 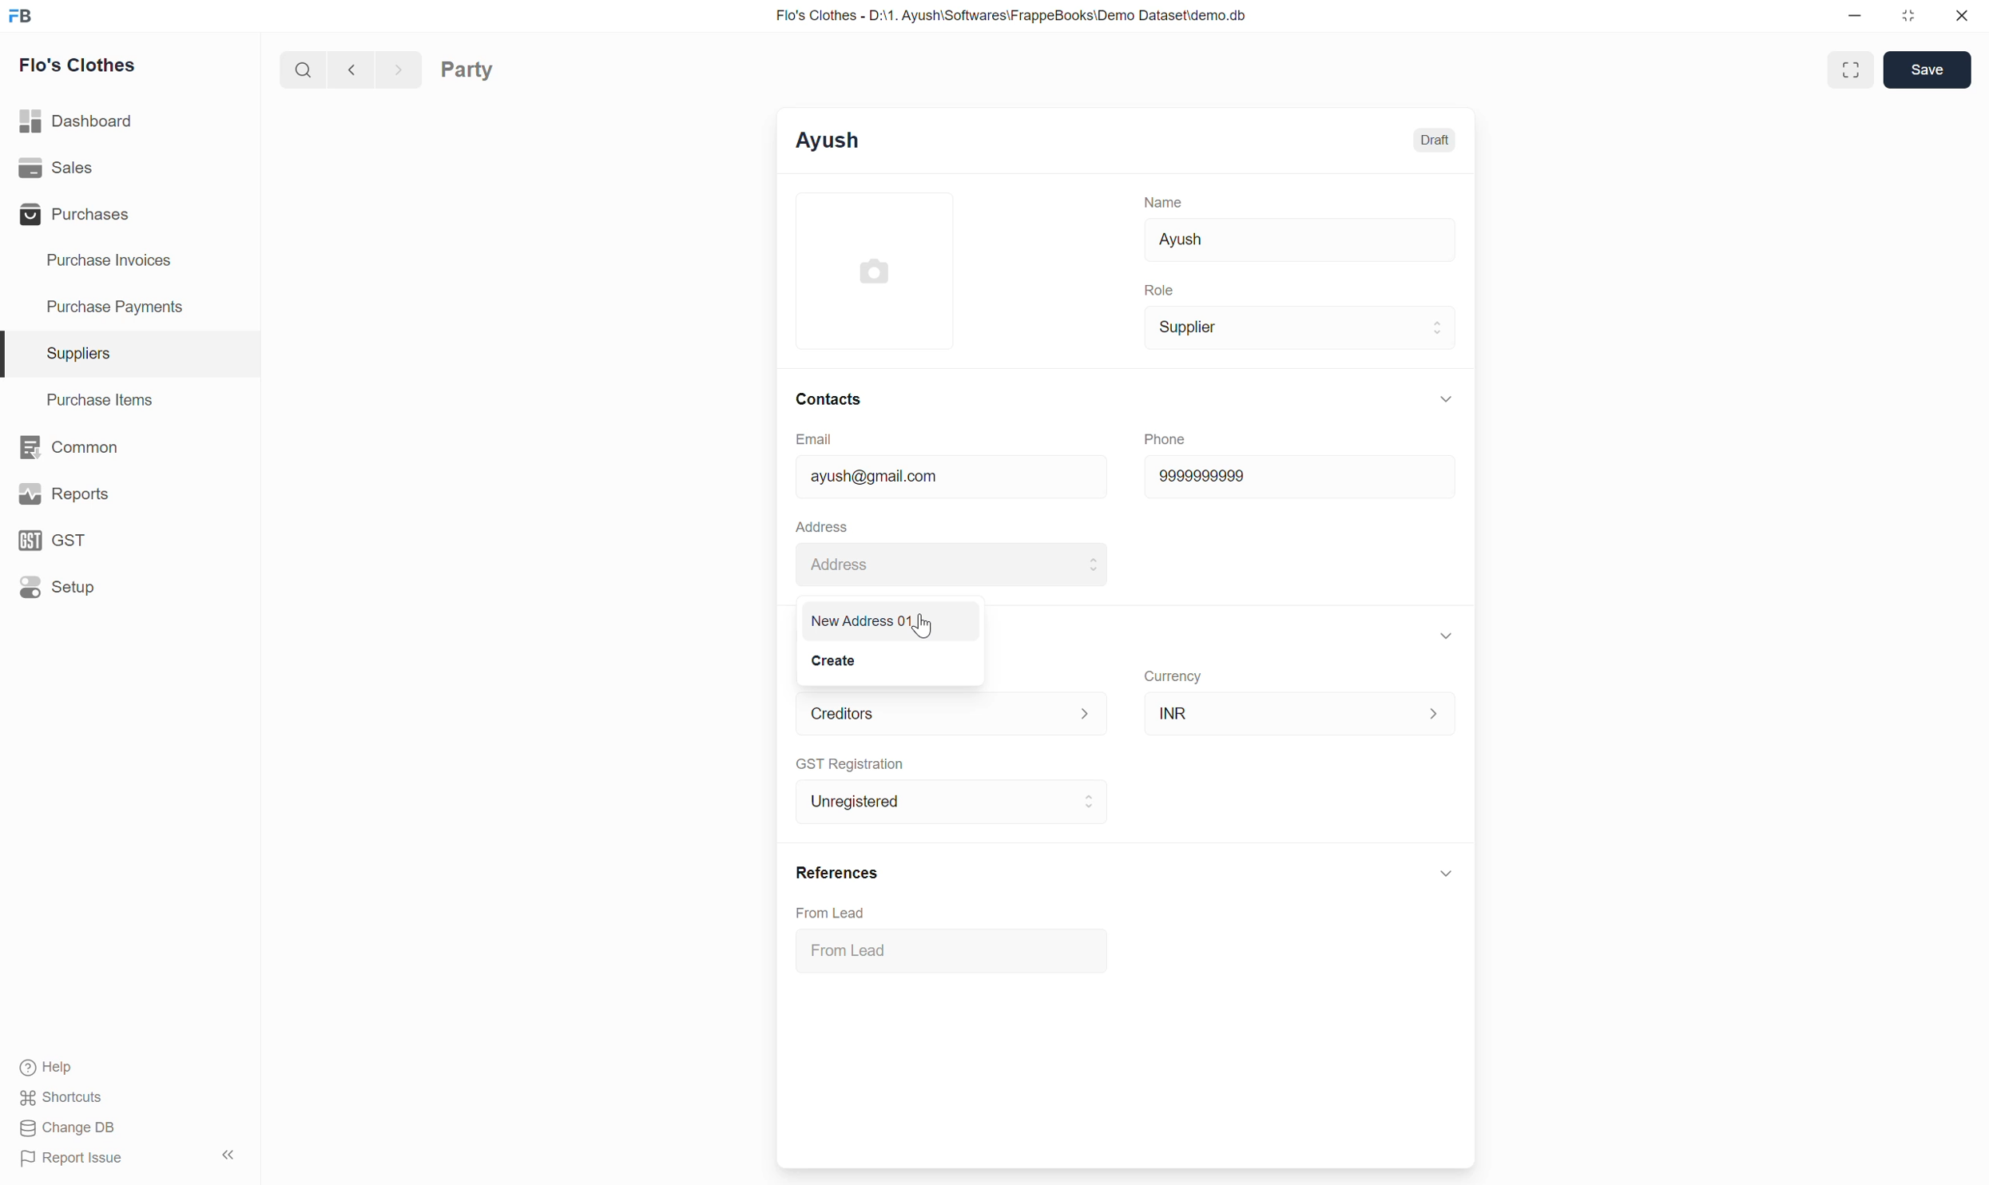 I want to click on Ayush, so click(x=828, y=141).